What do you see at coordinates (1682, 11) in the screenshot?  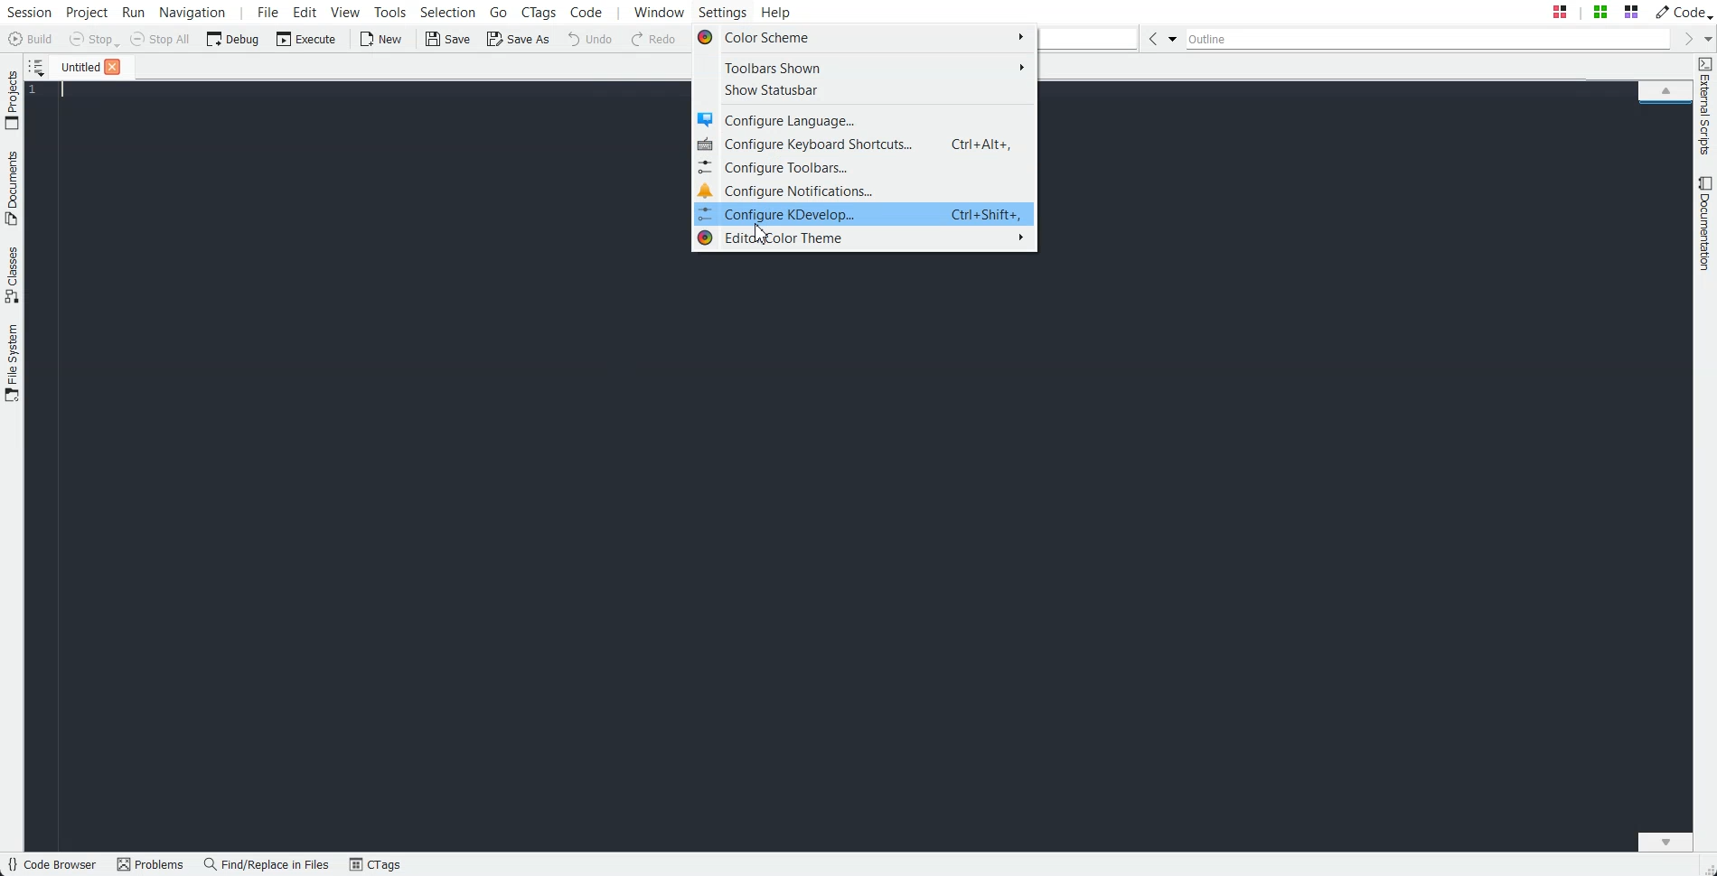 I see `Code ` at bounding box center [1682, 11].